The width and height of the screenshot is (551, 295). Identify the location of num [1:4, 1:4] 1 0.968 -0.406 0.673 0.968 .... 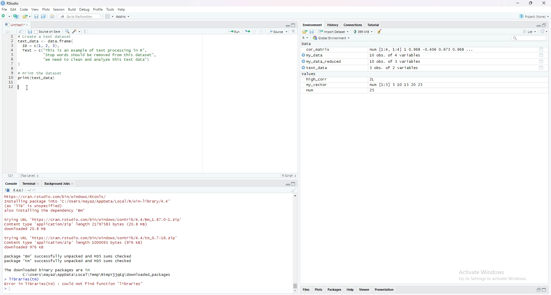
(423, 49).